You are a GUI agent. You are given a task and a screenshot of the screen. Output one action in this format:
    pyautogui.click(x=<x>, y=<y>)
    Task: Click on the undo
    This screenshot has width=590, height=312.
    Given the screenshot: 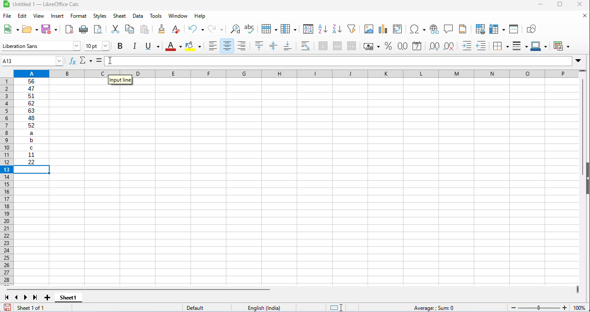 What is the action you would take?
    pyautogui.click(x=197, y=29)
    